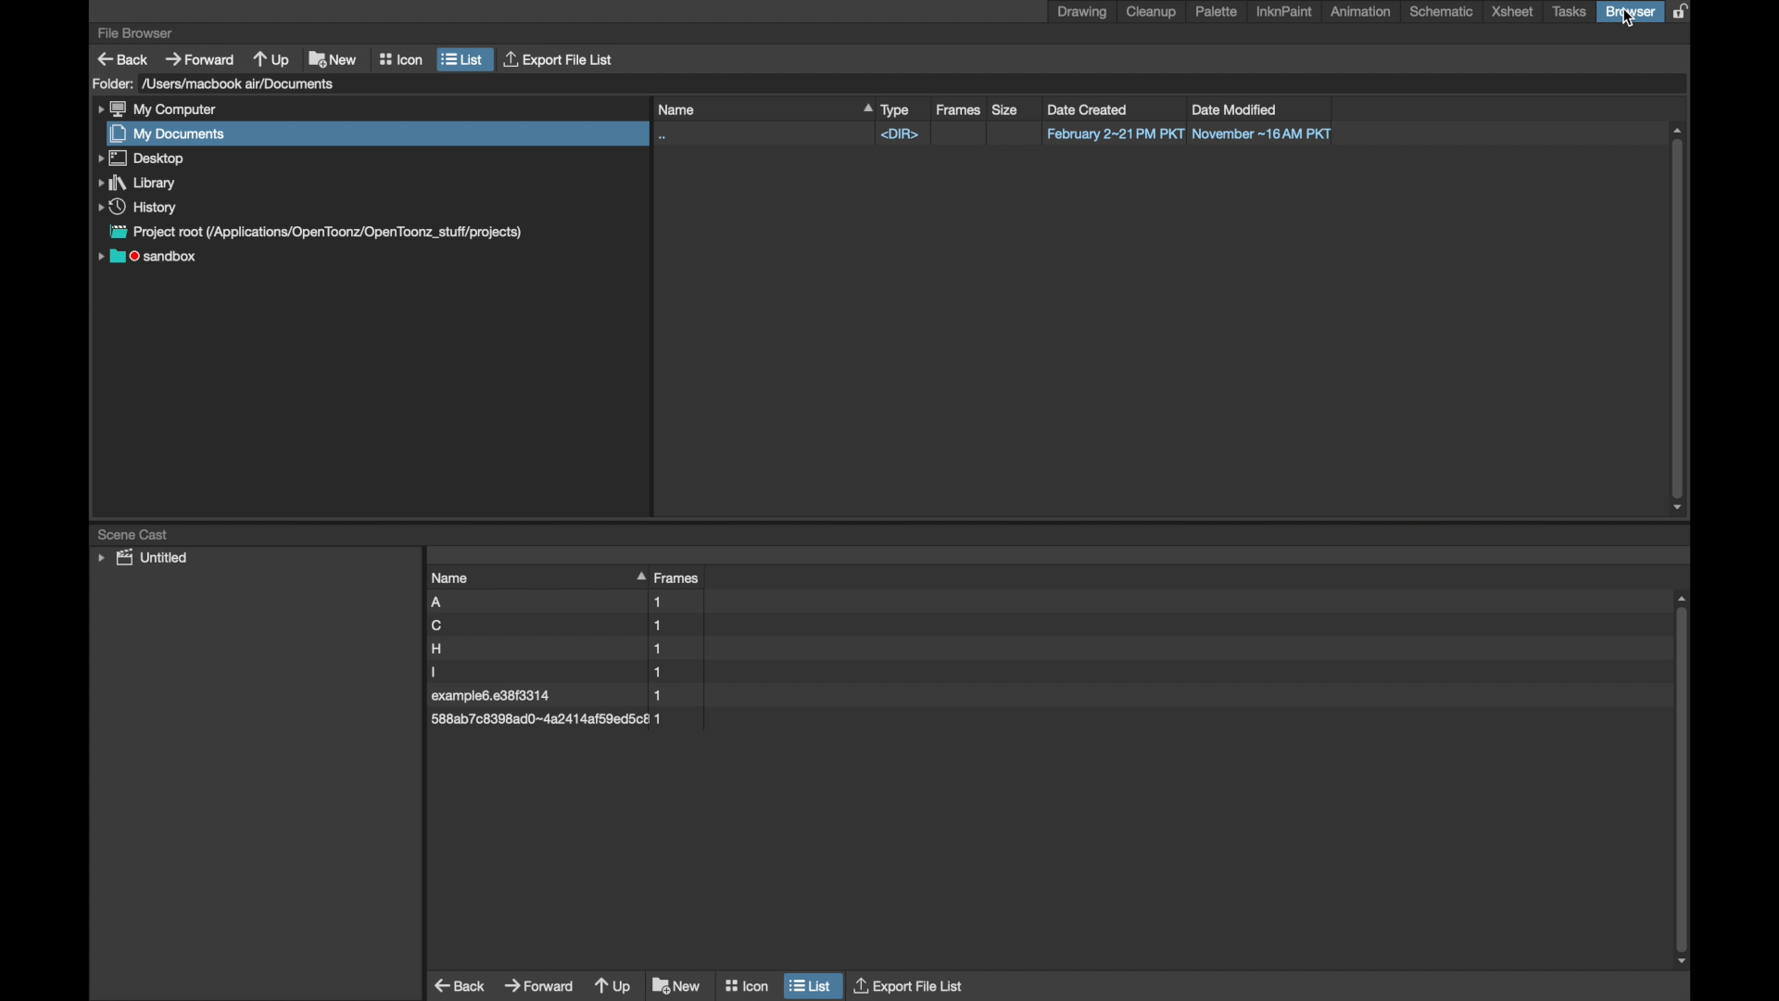 This screenshot has width=1779, height=1001. I want to click on untitled, so click(141, 558).